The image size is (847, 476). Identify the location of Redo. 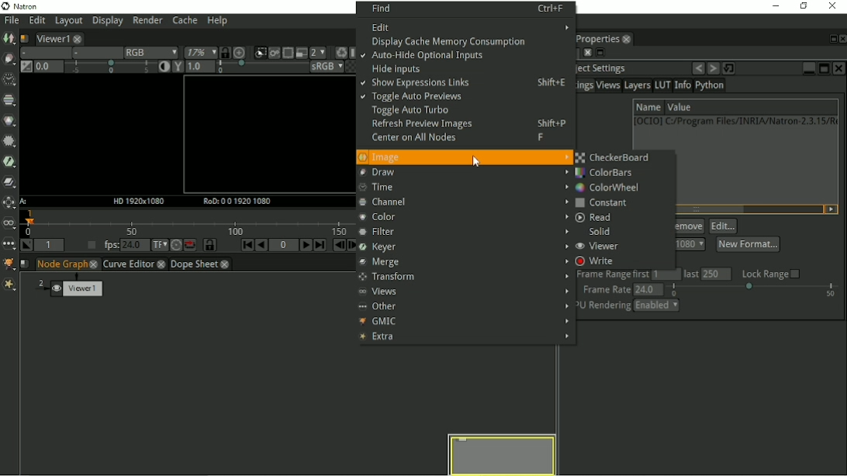
(713, 68).